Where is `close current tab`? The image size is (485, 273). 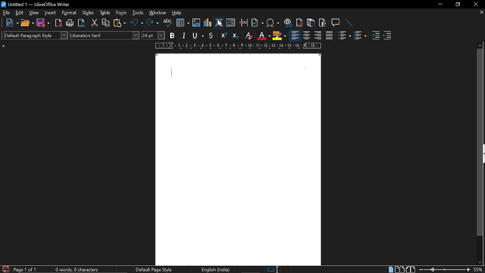
close current tab is located at coordinates (481, 13).